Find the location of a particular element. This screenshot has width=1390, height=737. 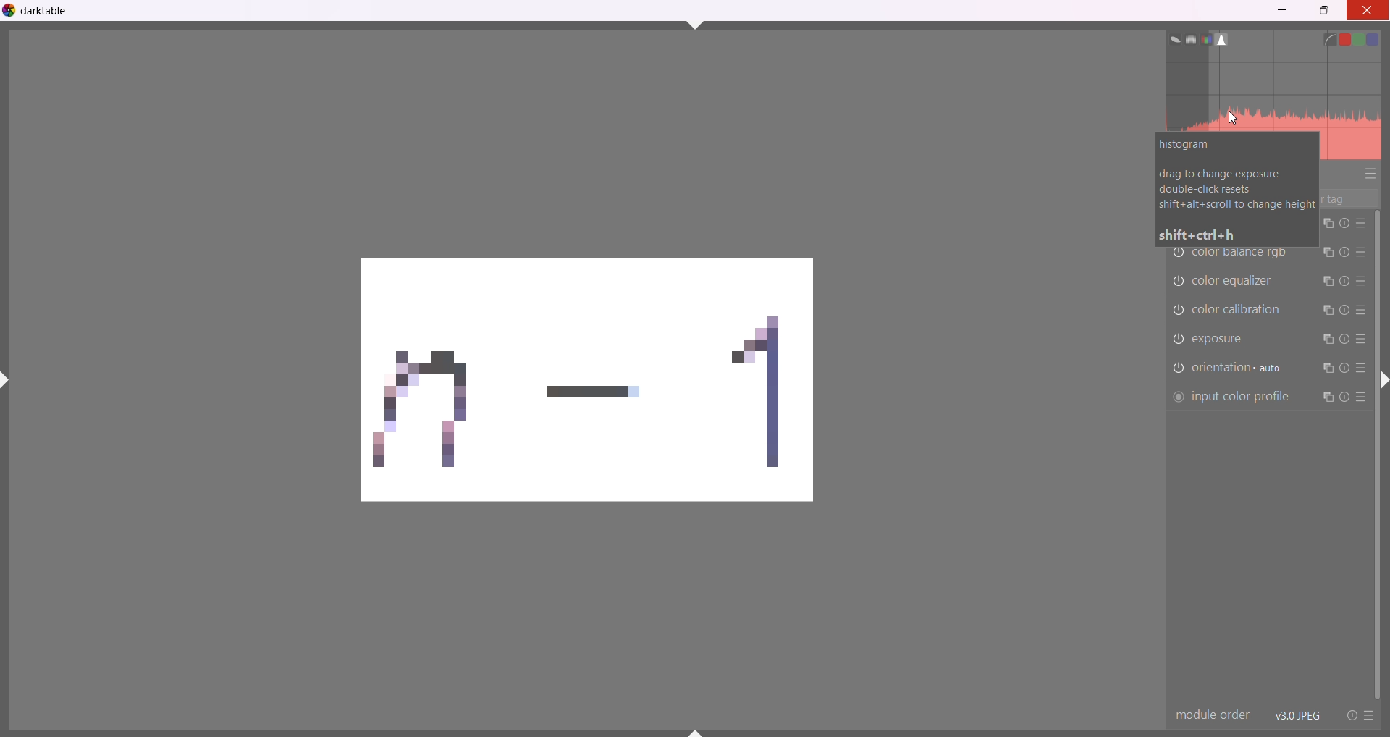

instance is located at coordinates (1327, 281).